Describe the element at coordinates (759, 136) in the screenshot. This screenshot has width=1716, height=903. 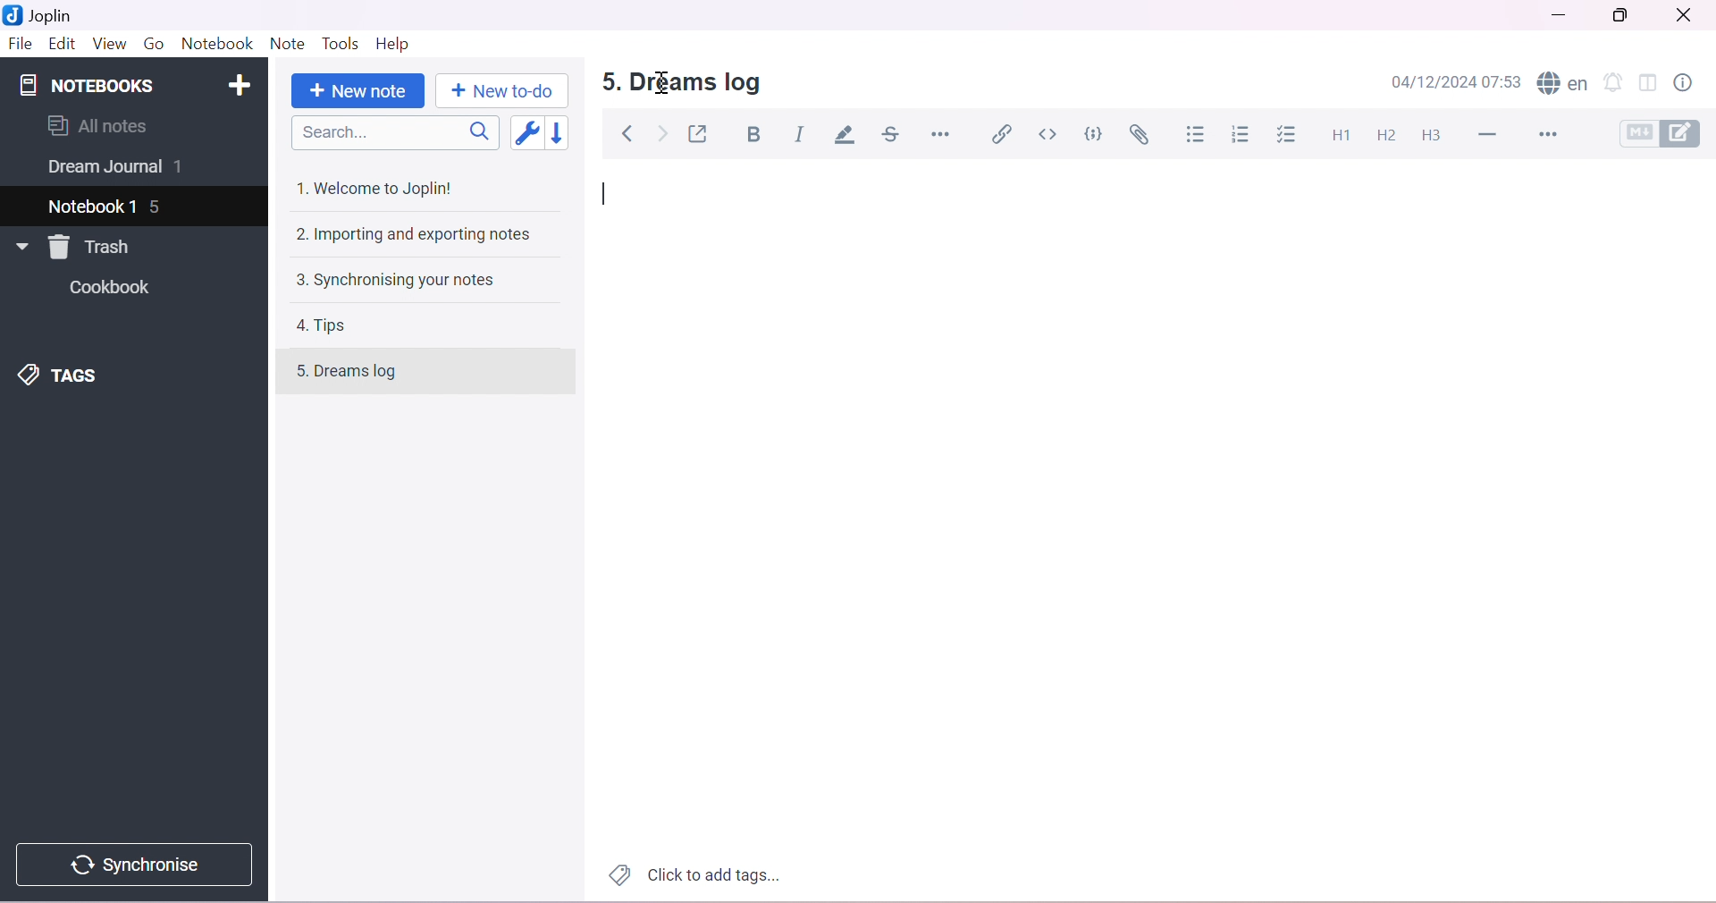
I see `Bold` at that location.